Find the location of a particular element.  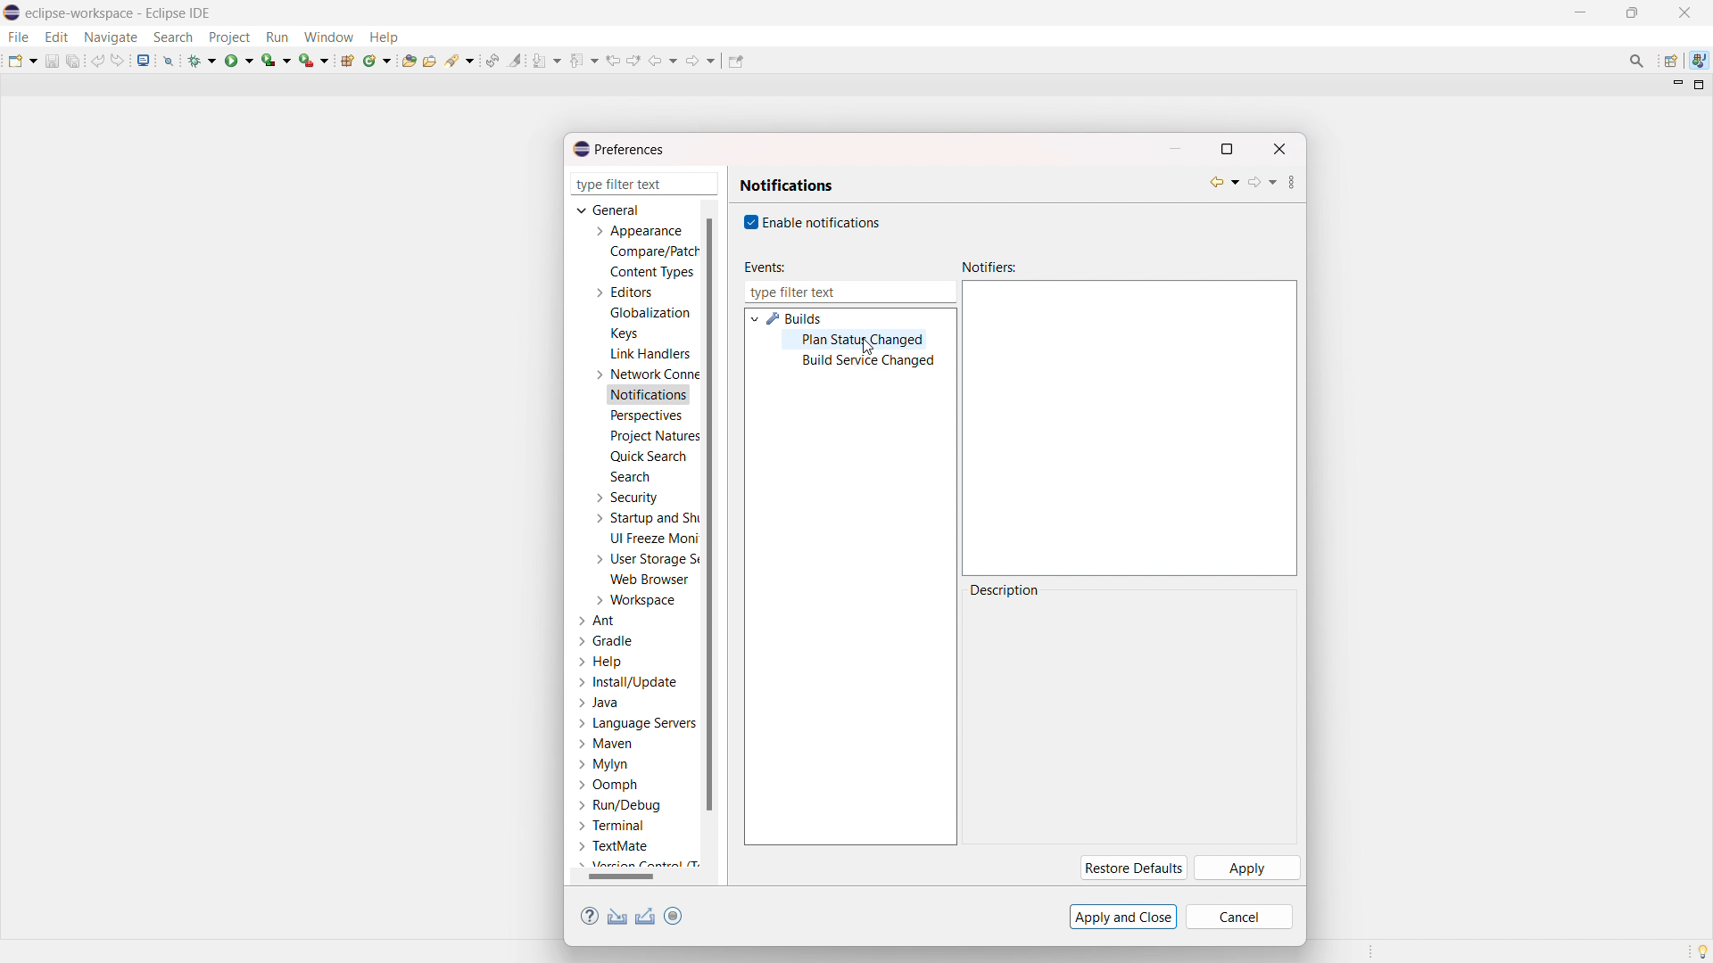

toggle ant mark occurances is located at coordinates (515, 60).